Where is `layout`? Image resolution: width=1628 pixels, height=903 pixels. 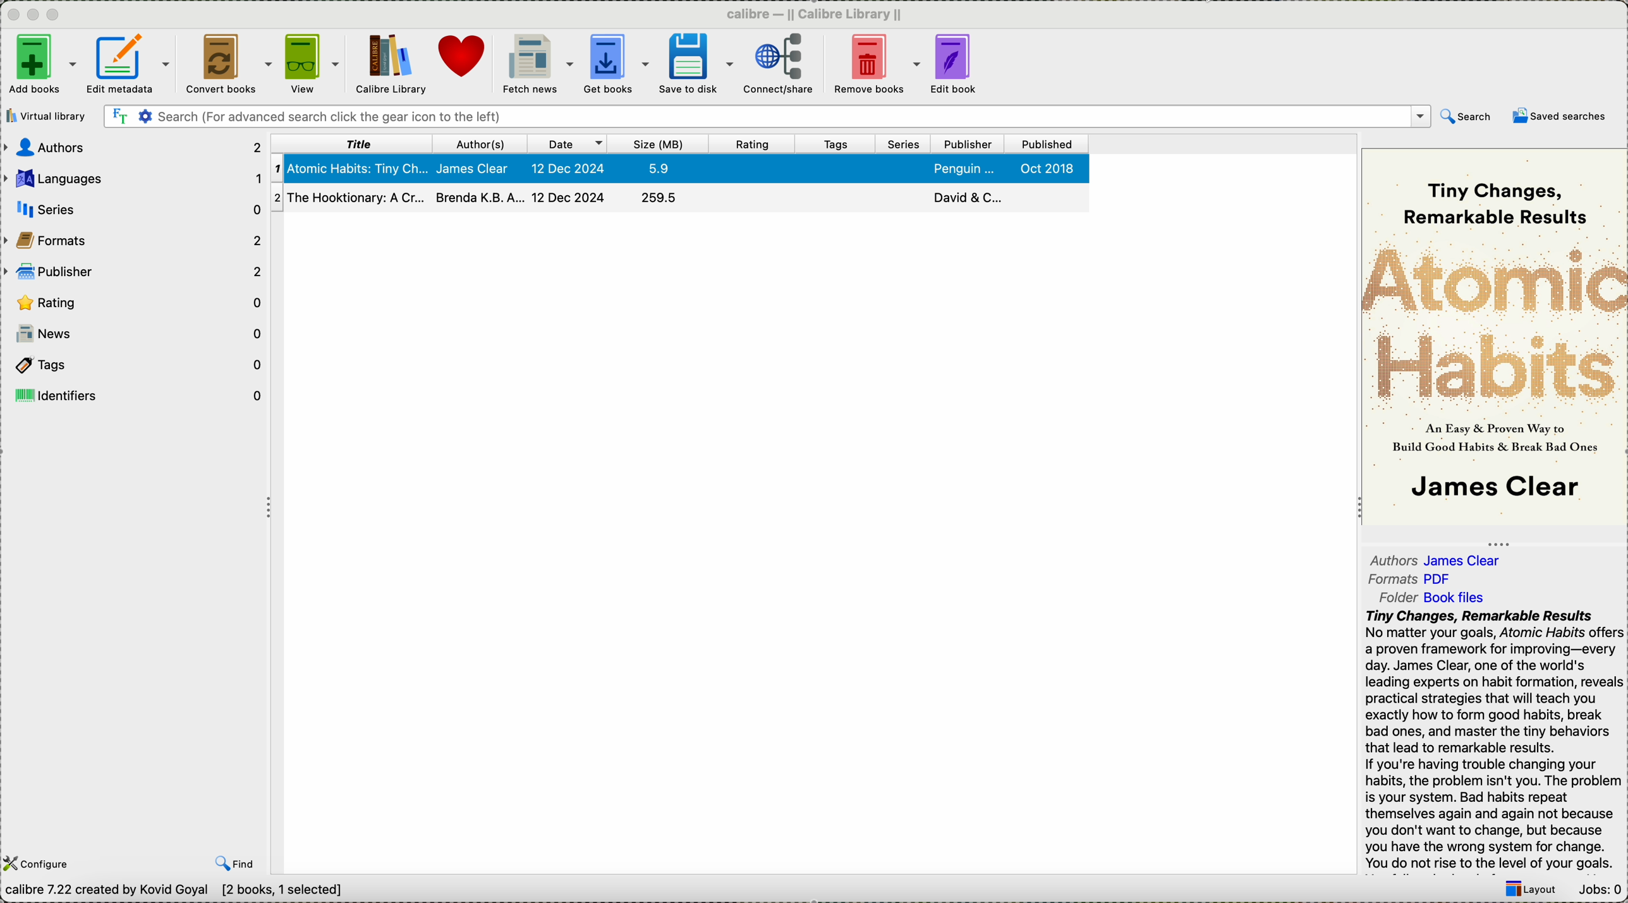
layout is located at coordinates (1530, 886).